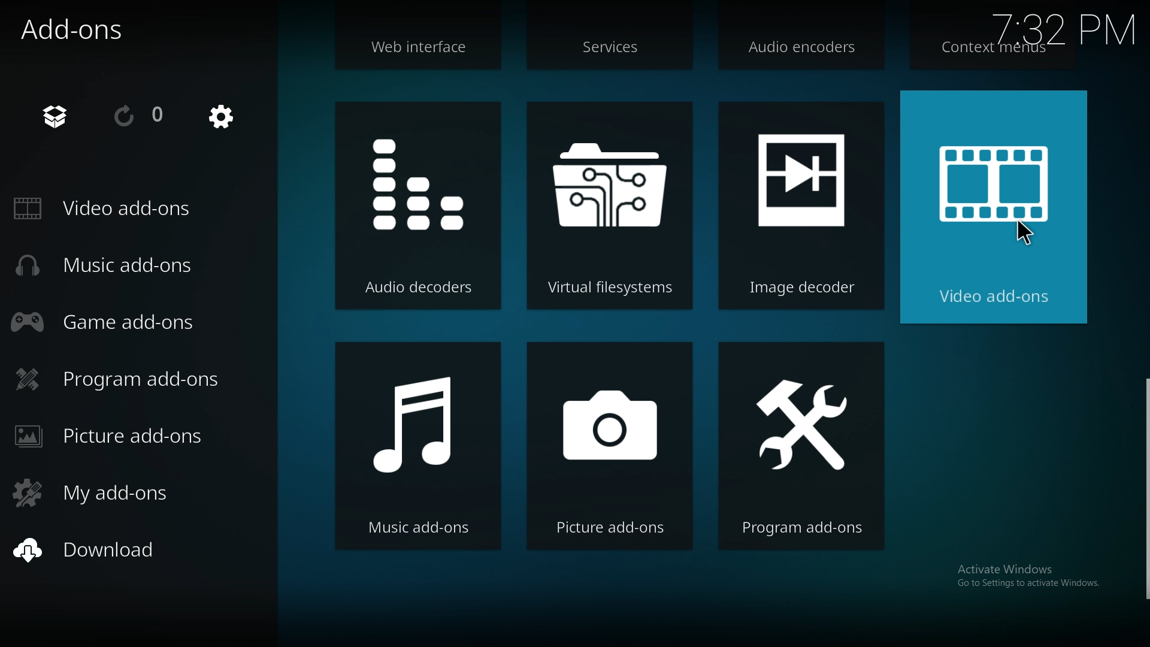 This screenshot has height=647, width=1150. What do you see at coordinates (610, 204) in the screenshot?
I see `virtual file systems` at bounding box center [610, 204].